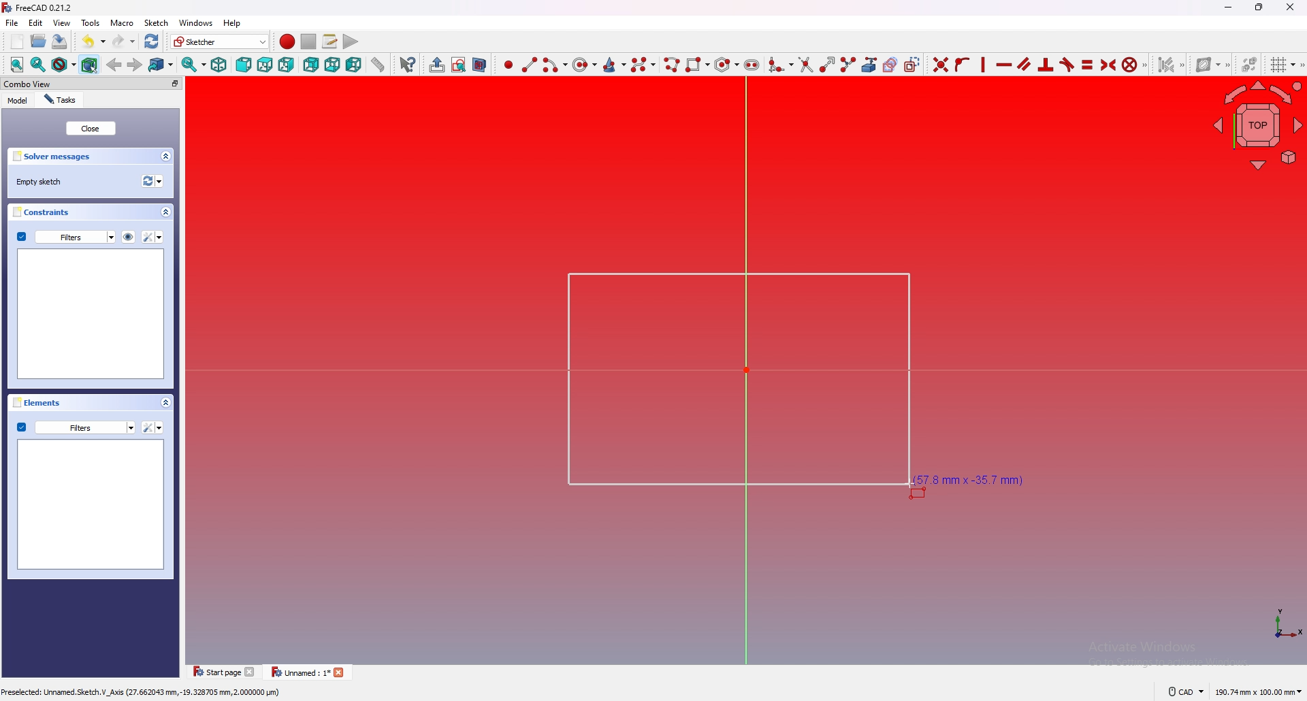 This screenshot has height=701, width=1307. I want to click on freecad, so click(40, 7).